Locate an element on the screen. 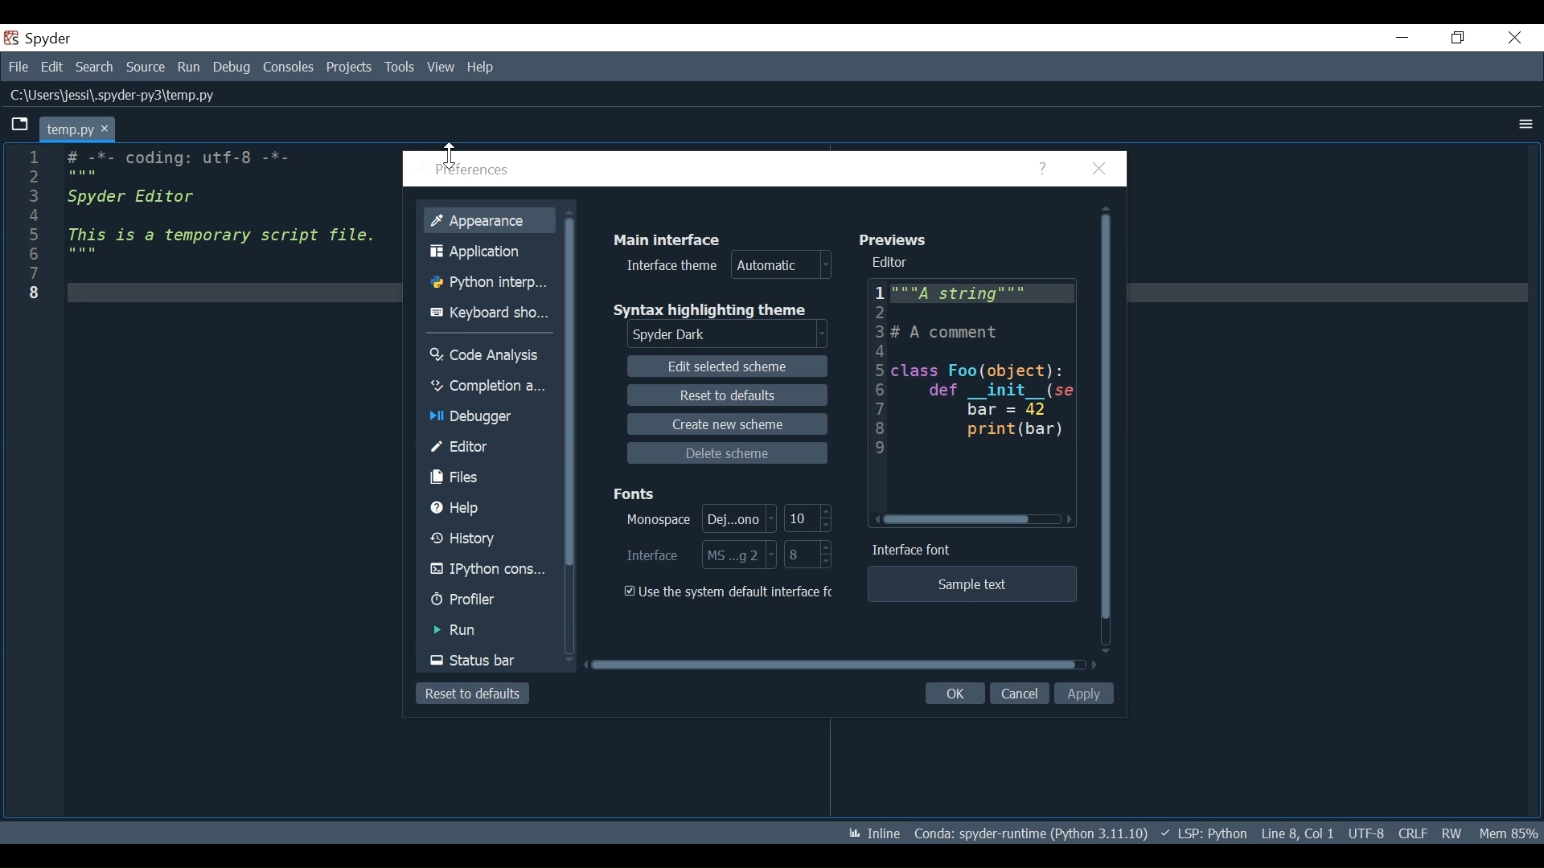  Application is located at coordinates (487, 253).